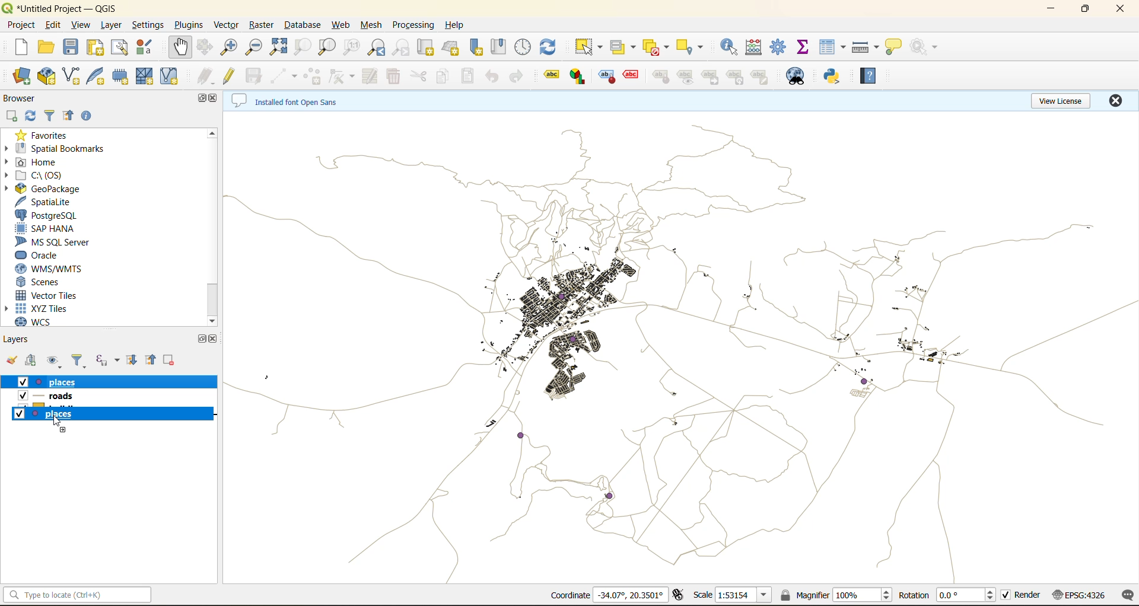 The width and height of the screenshot is (1139, 606). I want to click on show/hide labels and diagrams, so click(688, 76).